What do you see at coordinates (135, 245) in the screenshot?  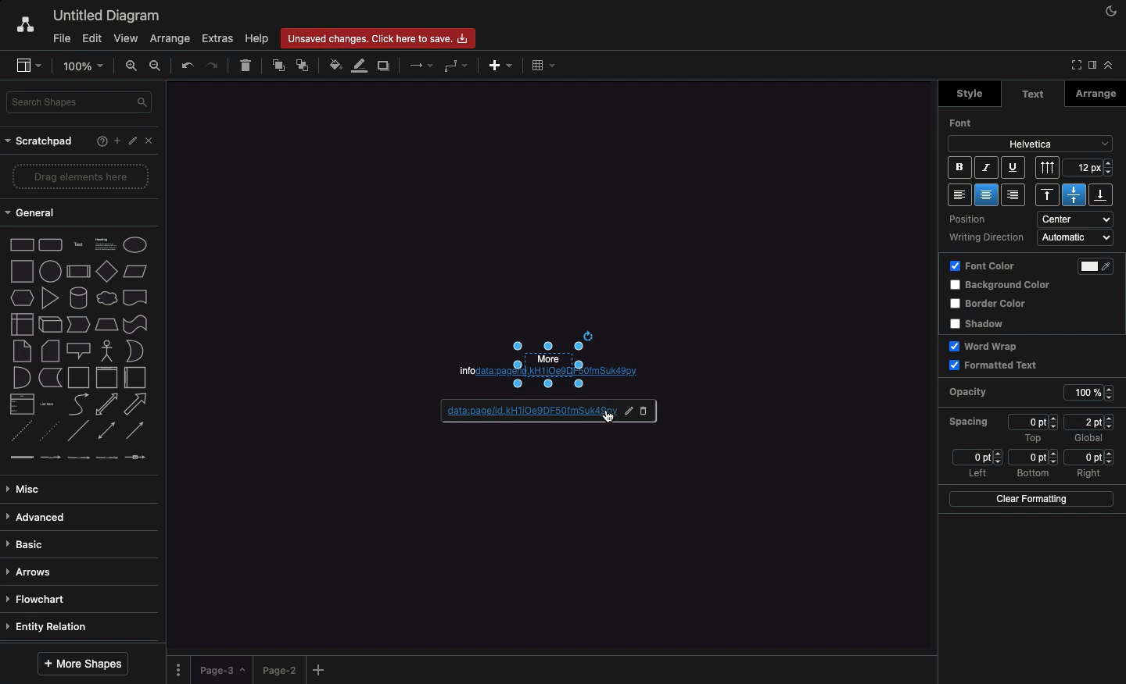 I see `Ellipse` at bounding box center [135, 245].